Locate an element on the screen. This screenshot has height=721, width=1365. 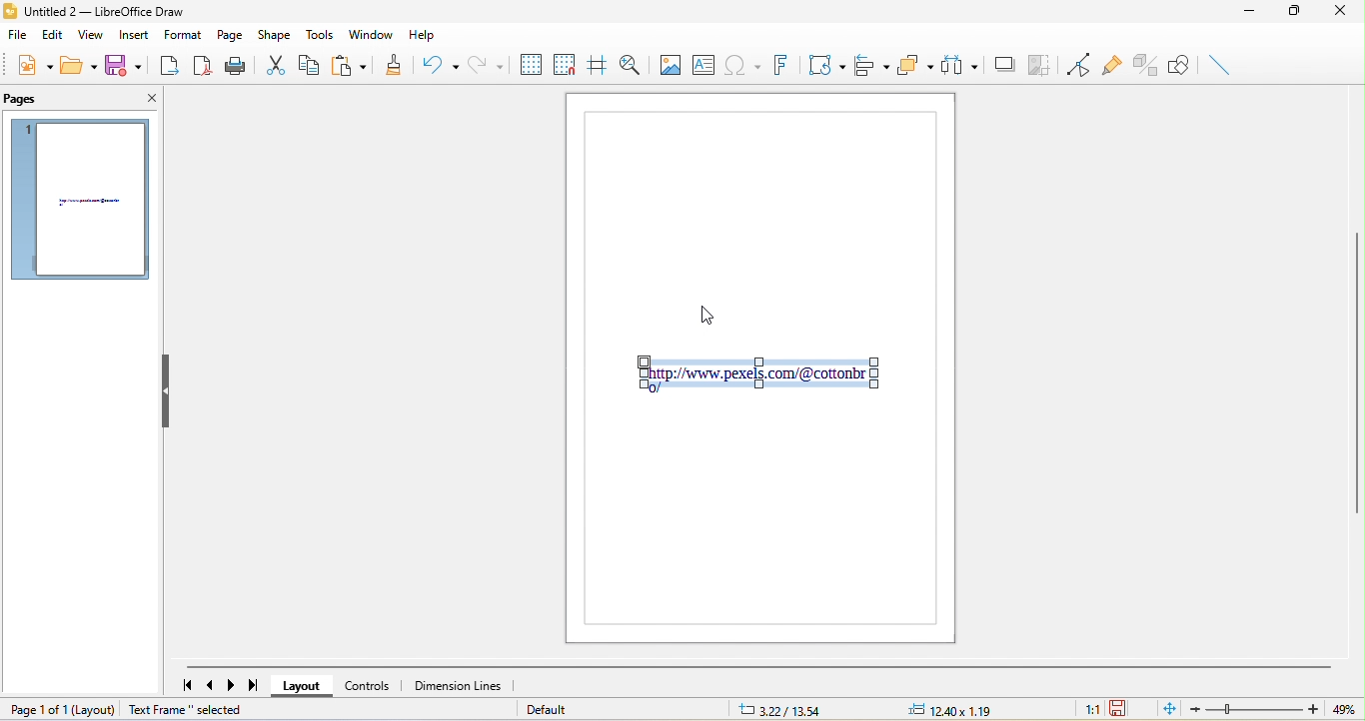
close is located at coordinates (147, 97).